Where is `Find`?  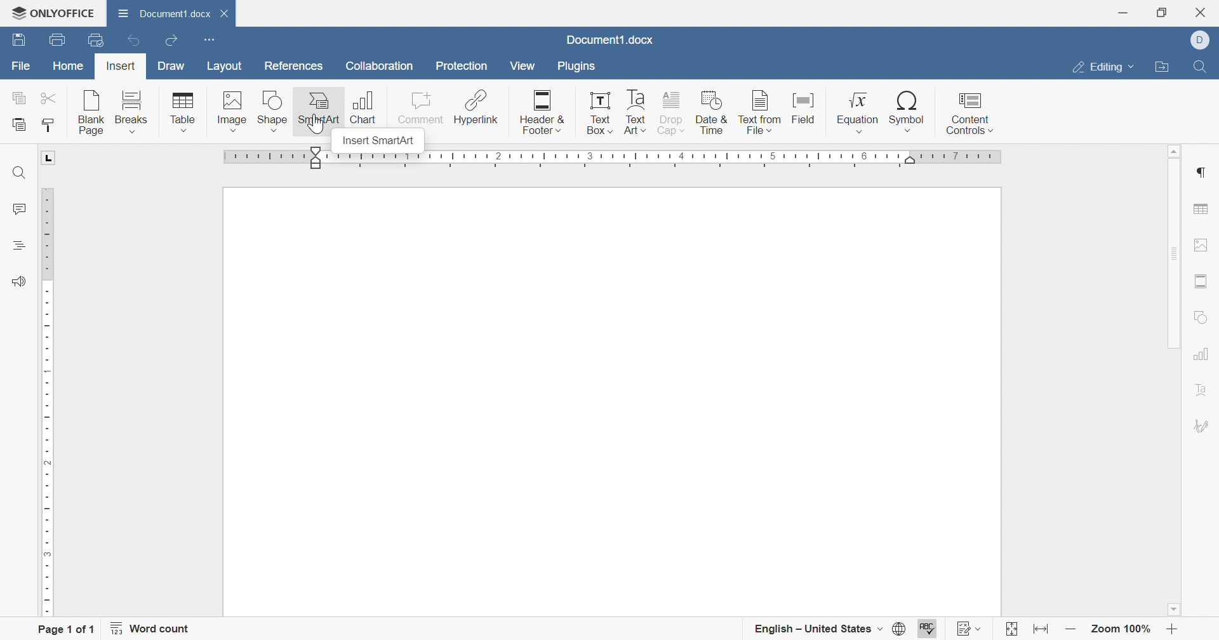
Find is located at coordinates (17, 173).